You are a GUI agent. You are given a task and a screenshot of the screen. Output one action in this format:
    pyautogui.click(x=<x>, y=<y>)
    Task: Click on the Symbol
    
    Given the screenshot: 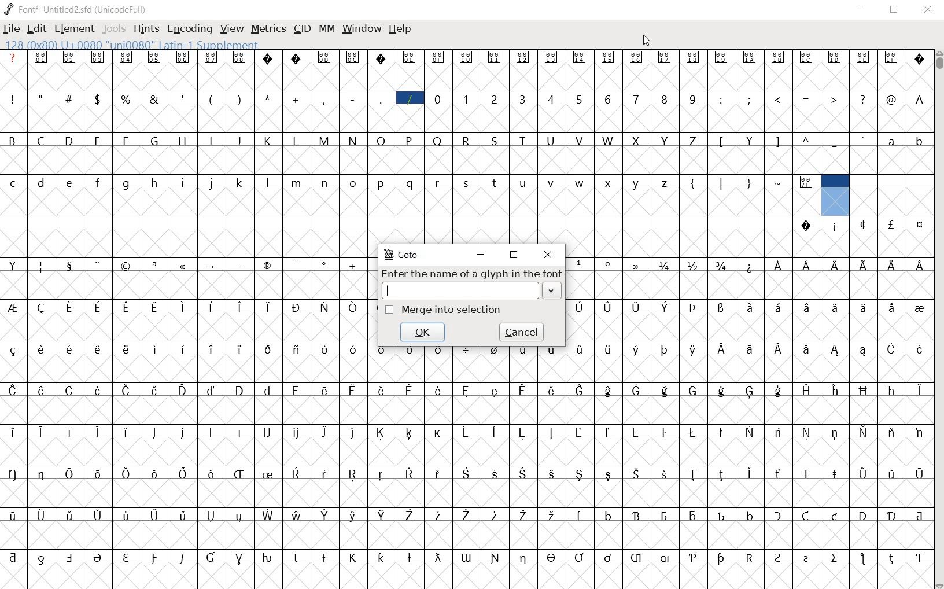 What is the action you would take?
    pyautogui.click(x=355, y=556)
    